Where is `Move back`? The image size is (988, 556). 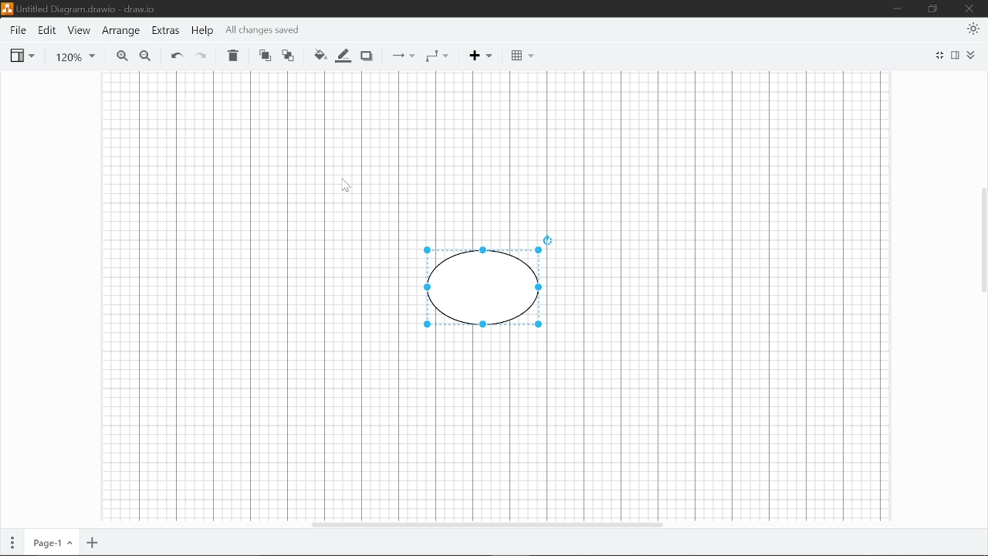
Move back is located at coordinates (287, 55).